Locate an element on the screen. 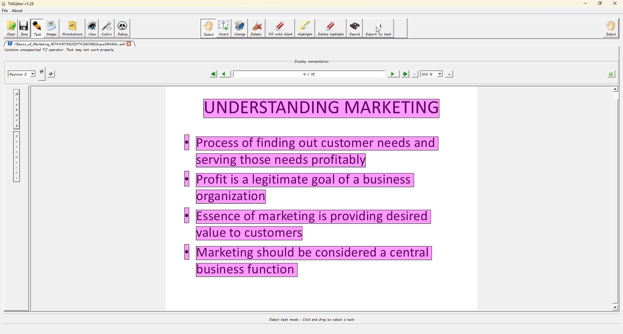 The image size is (623, 334). insert is located at coordinates (224, 29).